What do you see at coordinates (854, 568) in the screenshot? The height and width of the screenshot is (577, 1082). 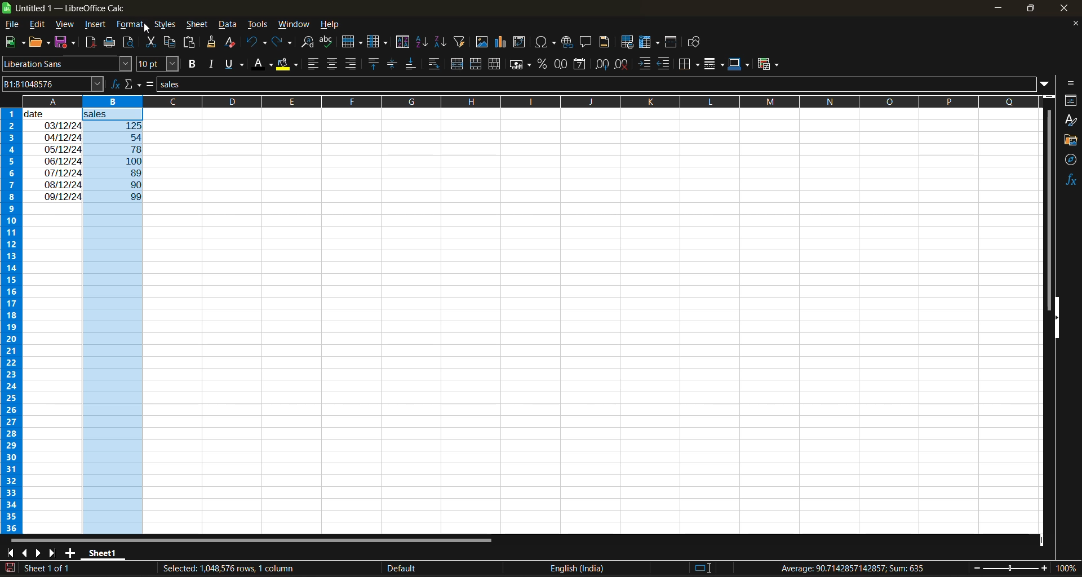 I see `formula` at bounding box center [854, 568].